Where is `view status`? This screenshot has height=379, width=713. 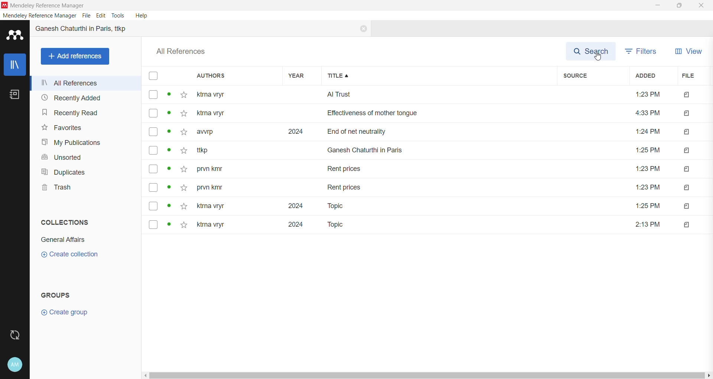 view status is located at coordinates (170, 150).